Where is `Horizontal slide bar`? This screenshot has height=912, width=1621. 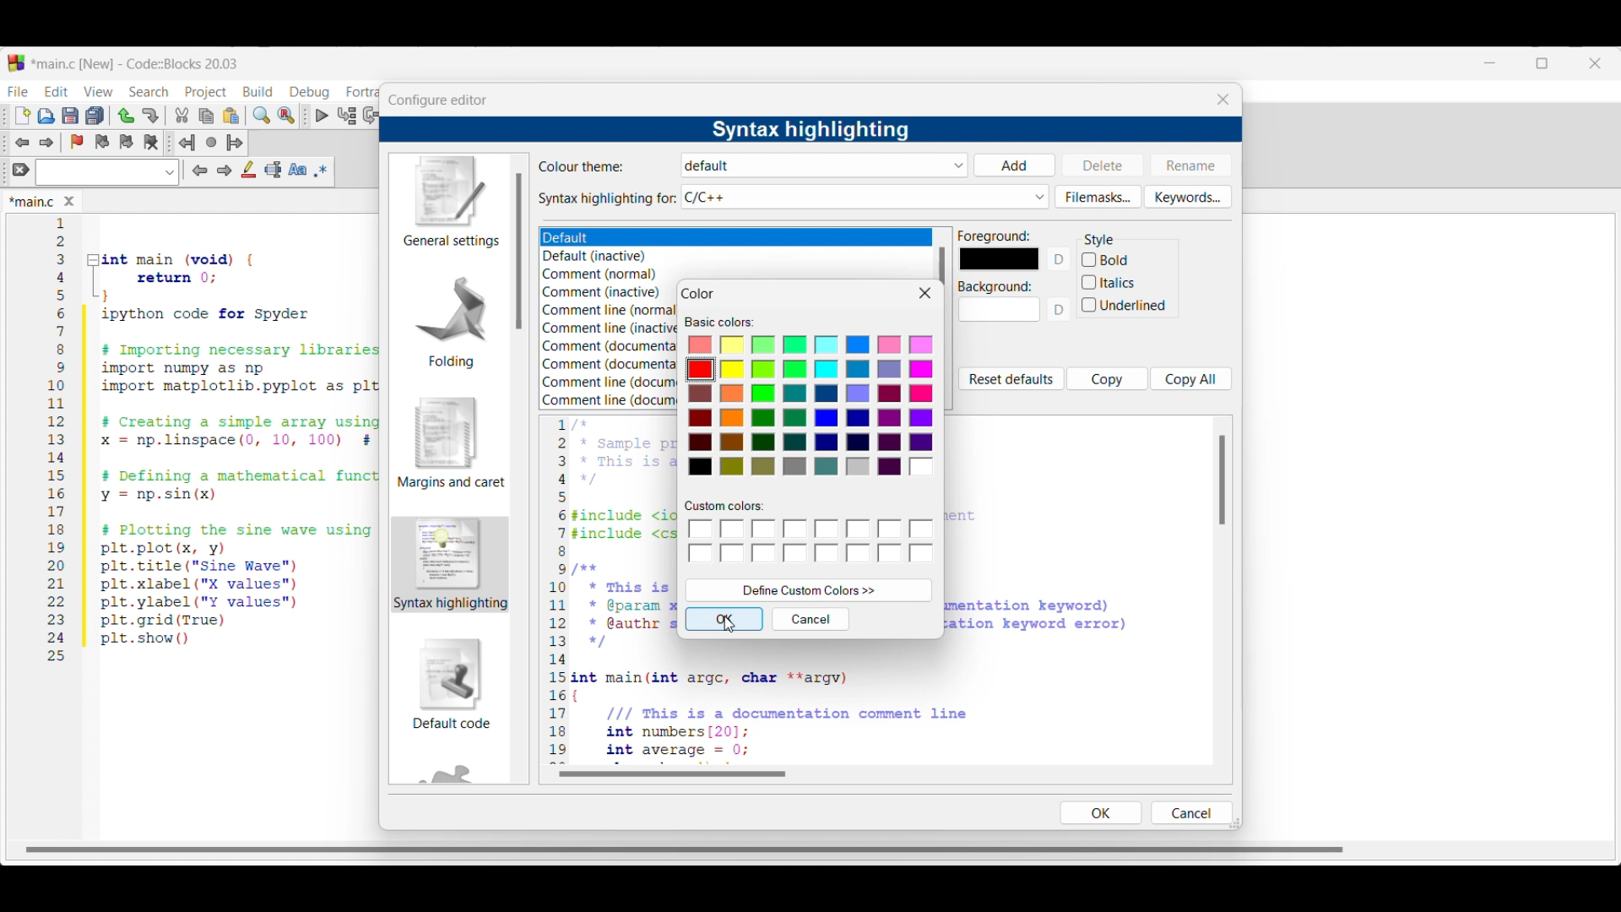
Horizontal slide bar is located at coordinates (672, 774).